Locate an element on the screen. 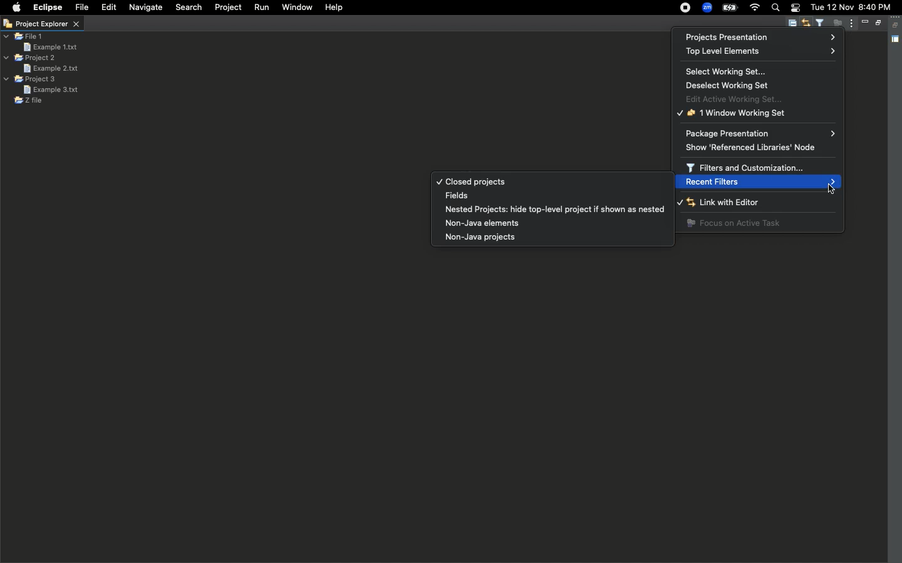  Focus on active task is located at coordinates (836, 24).